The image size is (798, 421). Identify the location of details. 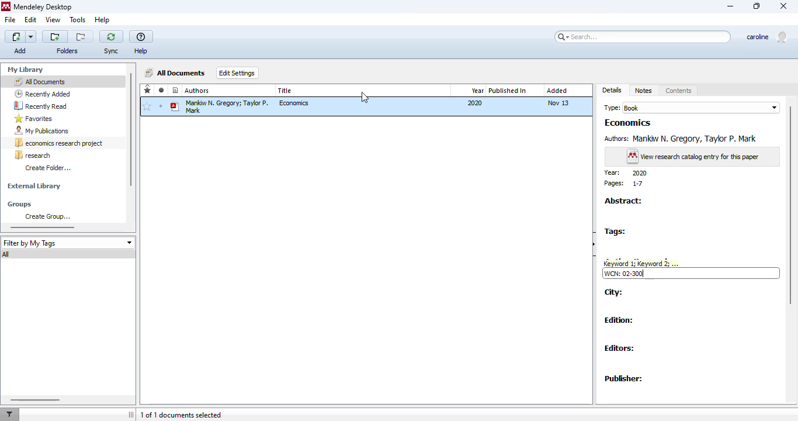
(612, 90).